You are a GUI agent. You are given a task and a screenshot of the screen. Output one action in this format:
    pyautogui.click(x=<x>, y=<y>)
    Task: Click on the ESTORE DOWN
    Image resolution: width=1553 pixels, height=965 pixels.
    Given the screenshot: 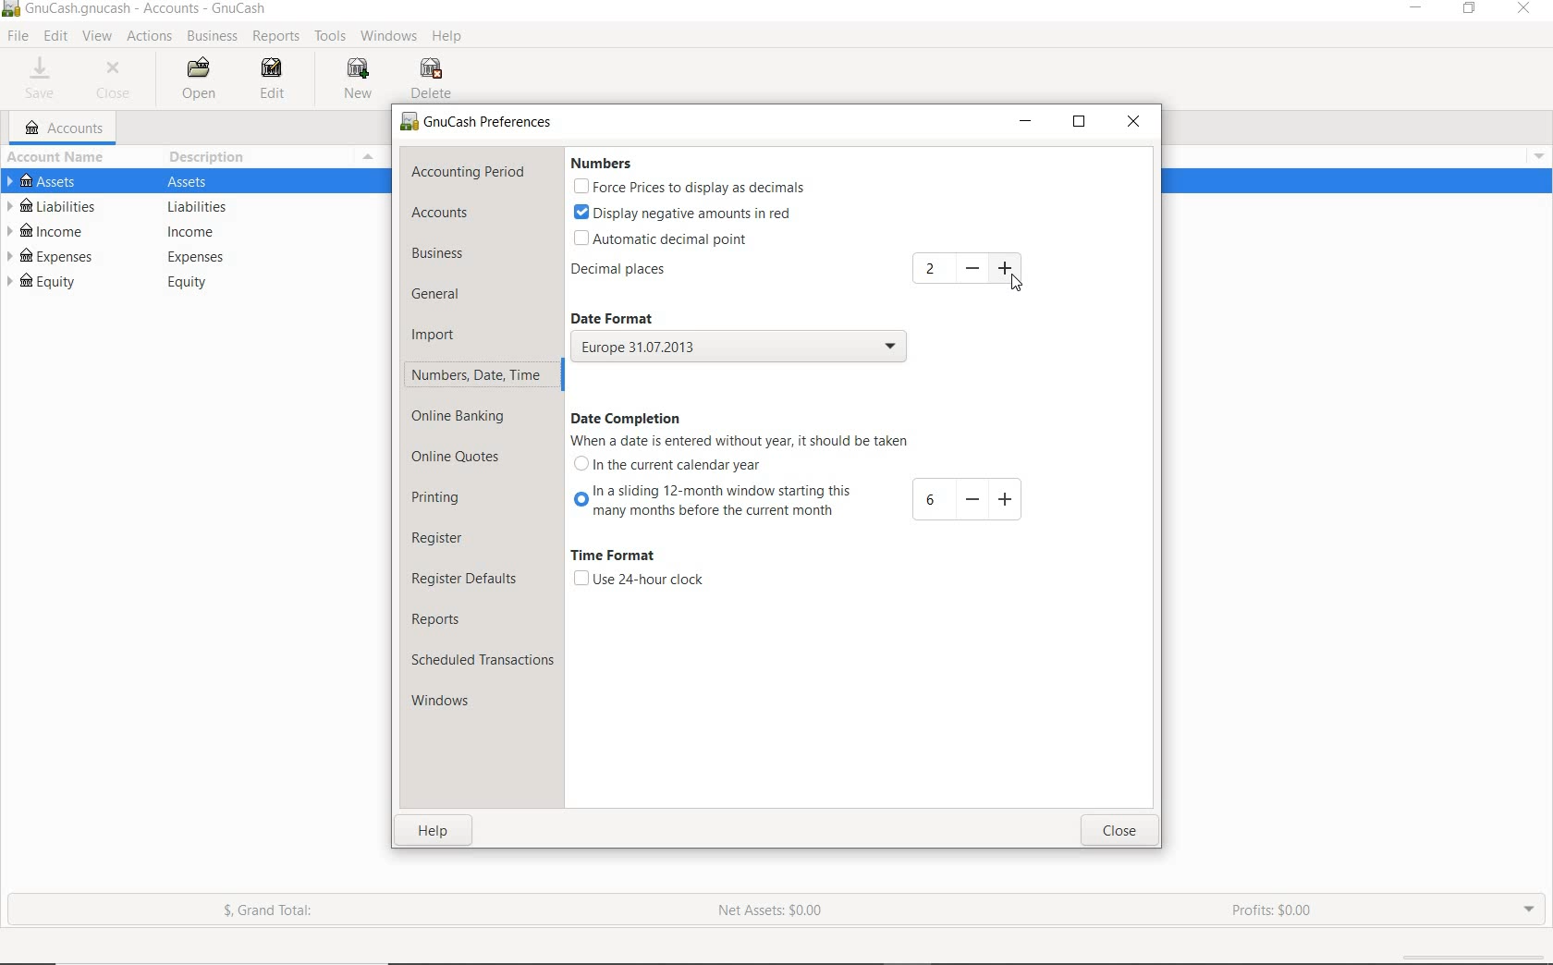 What is the action you would take?
    pyautogui.click(x=1080, y=121)
    